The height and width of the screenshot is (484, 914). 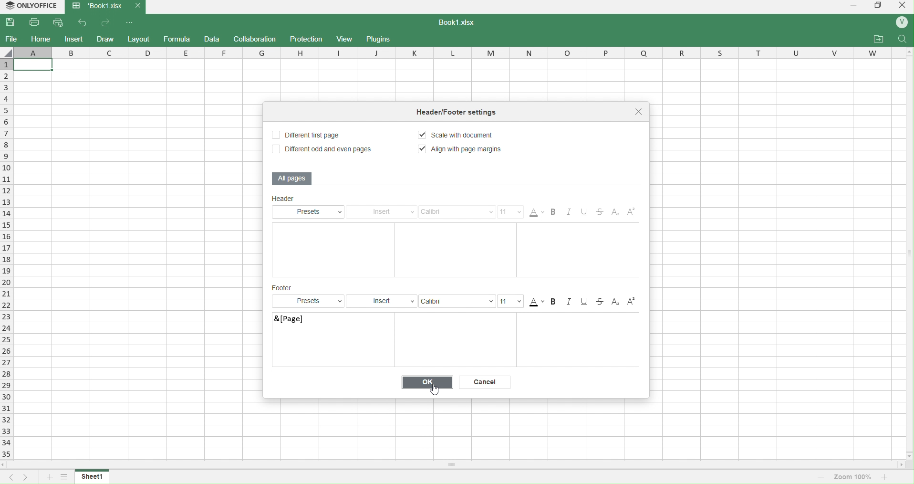 I want to click on move left, so click(x=6, y=465).